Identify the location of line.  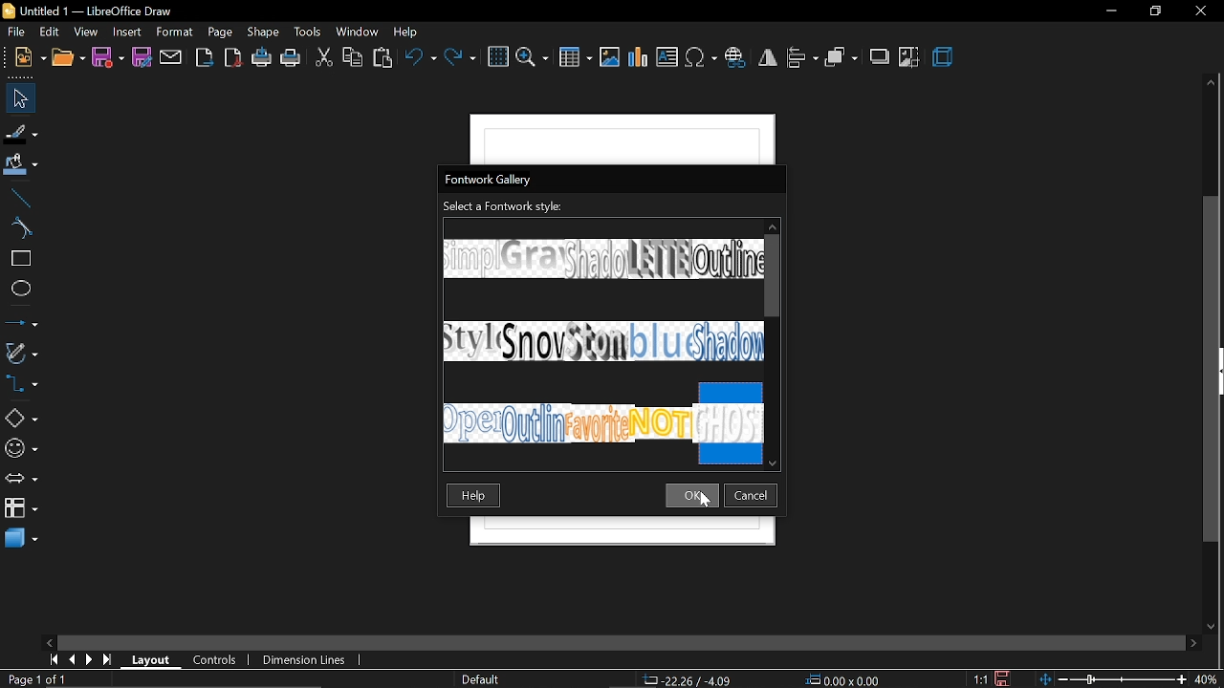
(17, 197).